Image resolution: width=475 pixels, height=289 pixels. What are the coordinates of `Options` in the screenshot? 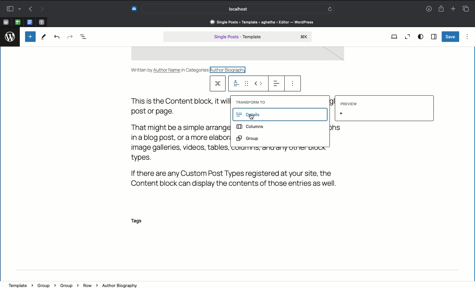 It's located at (293, 85).